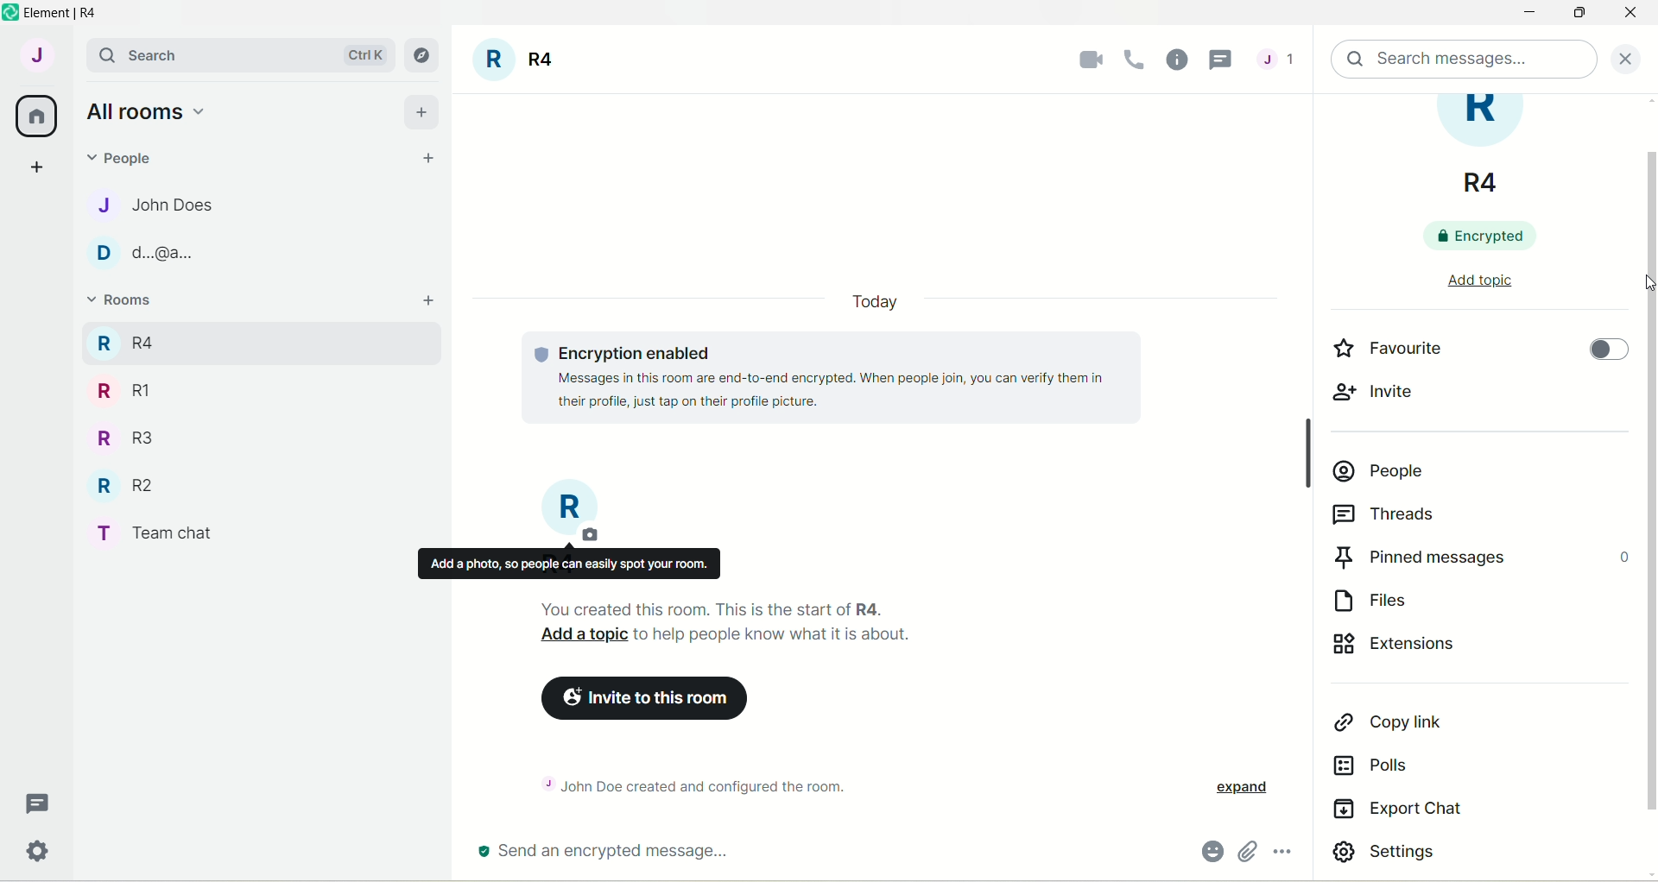 This screenshot has width=1658, height=882. What do you see at coordinates (41, 854) in the screenshot?
I see `settings` at bounding box center [41, 854].